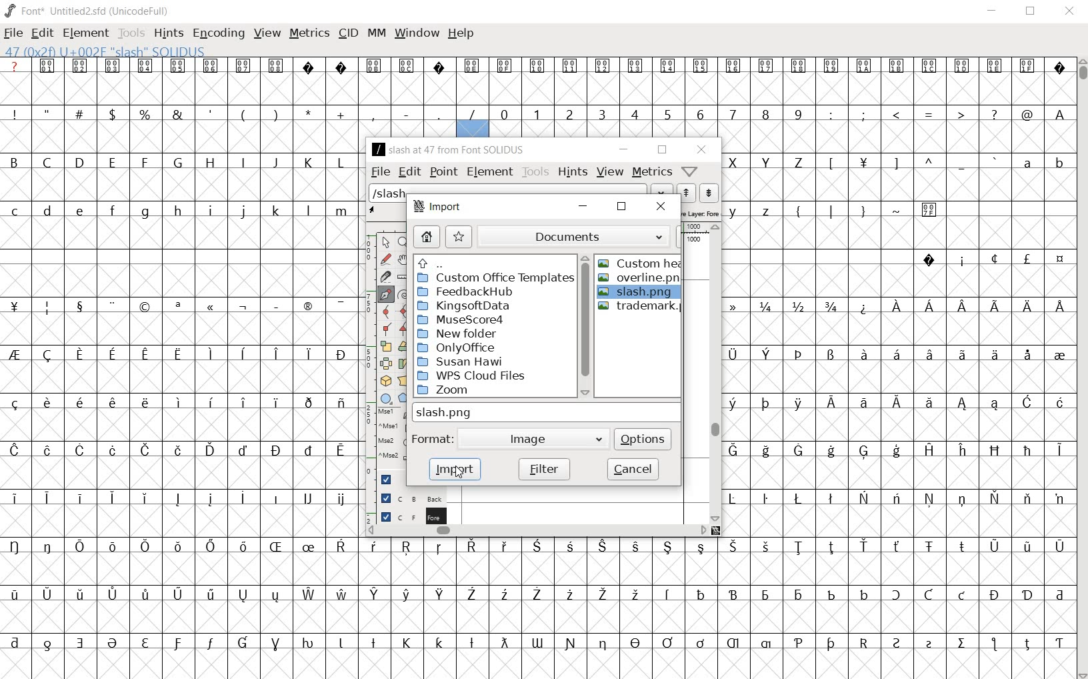 Image resolution: width=1088 pixels, height=679 pixels. I want to click on 47(0*2f)U+002F "SLASH" SOLIDUS, so click(105, 51).